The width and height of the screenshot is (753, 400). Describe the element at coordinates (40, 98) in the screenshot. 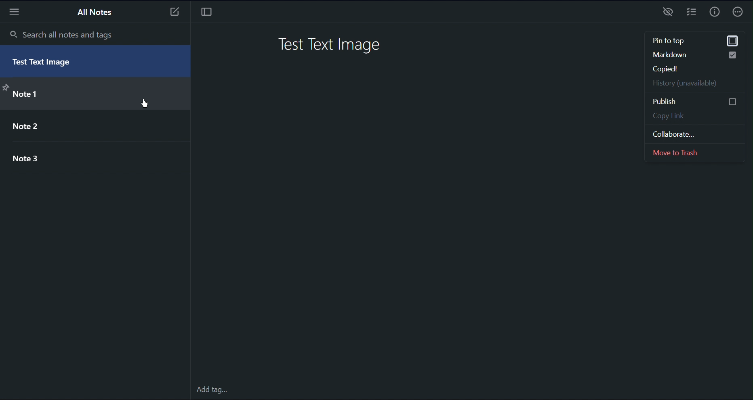

I see `>
Note 1` at that location.